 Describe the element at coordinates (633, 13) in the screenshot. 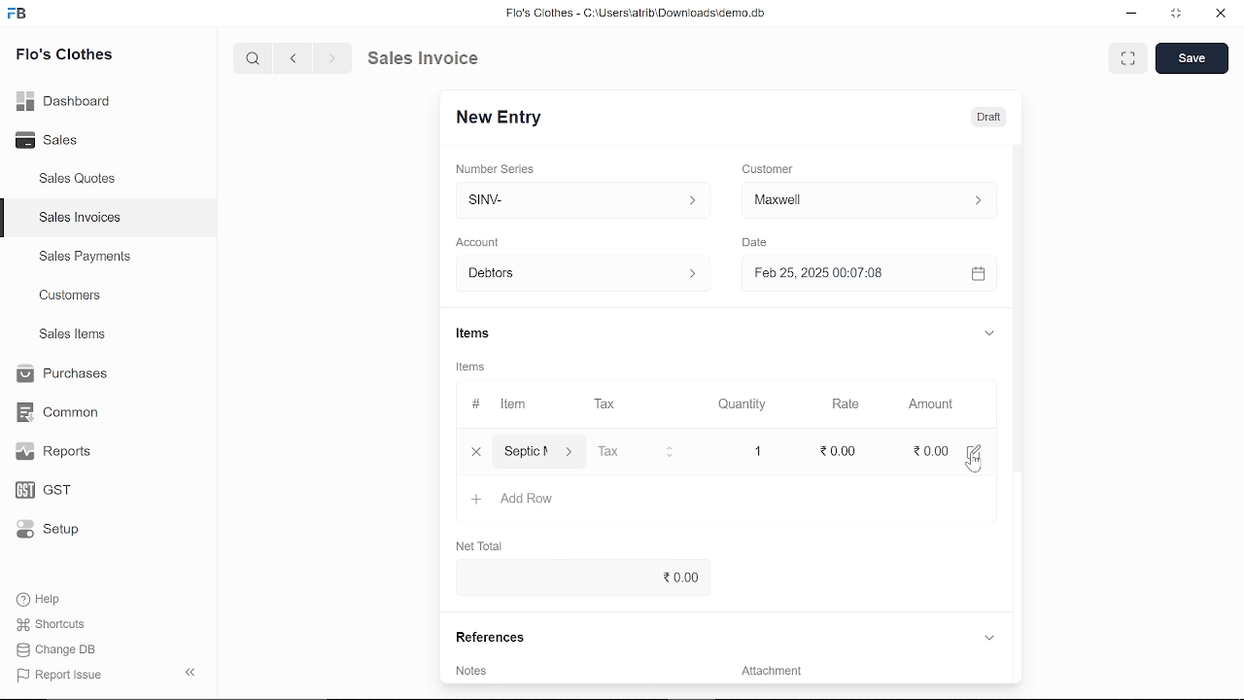

I see `Flo's Clothes - G:AUserslatribiDownloadsidemo.do` at that location.